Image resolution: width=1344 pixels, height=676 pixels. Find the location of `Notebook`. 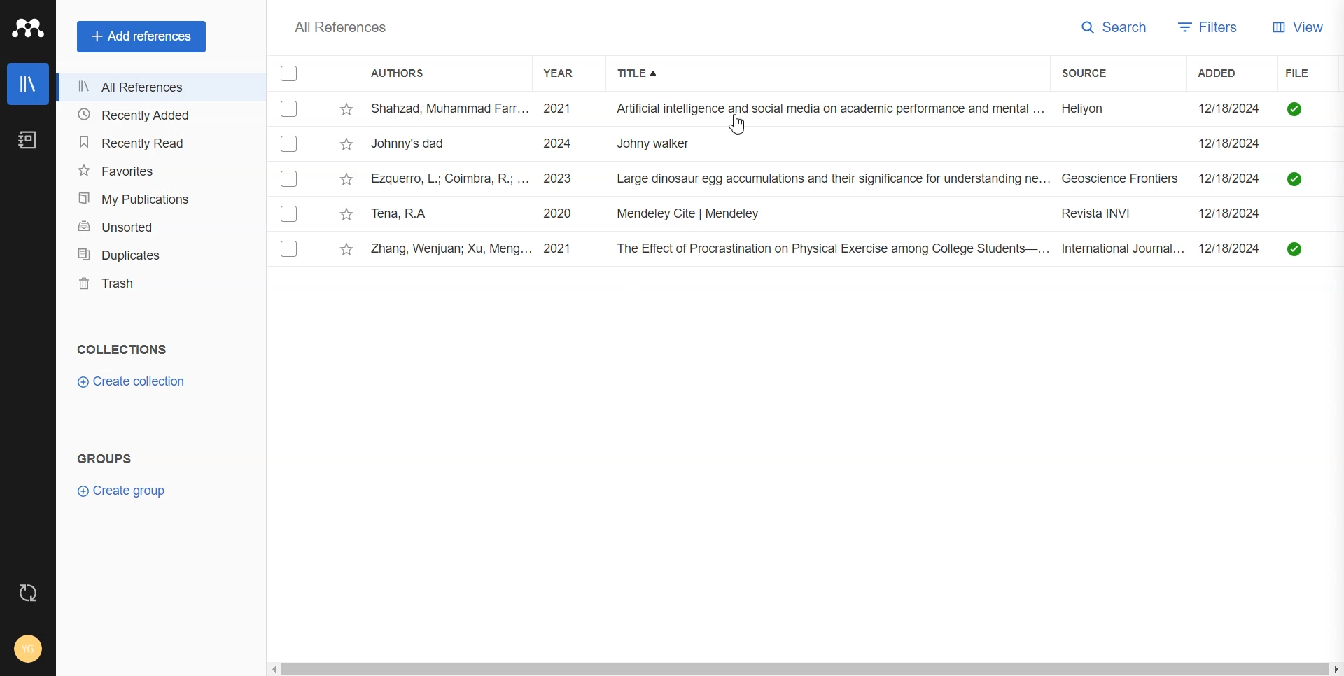

Notebook is located at coordinates (29, 140).